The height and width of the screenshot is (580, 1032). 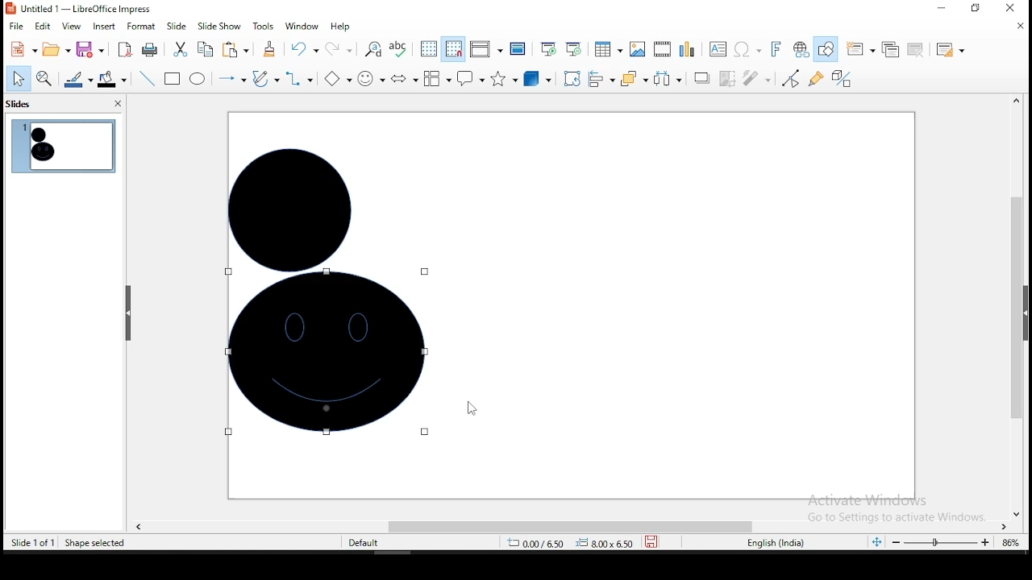 I want to click on delete slide, so click(x=913, y=48).